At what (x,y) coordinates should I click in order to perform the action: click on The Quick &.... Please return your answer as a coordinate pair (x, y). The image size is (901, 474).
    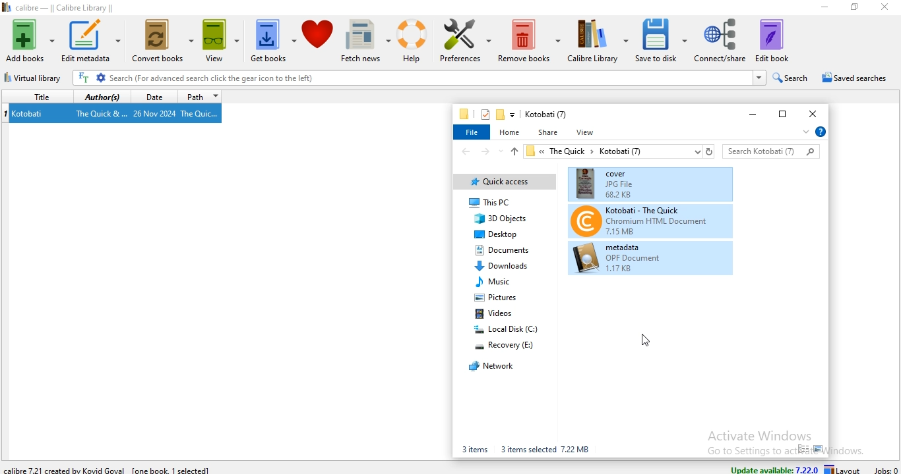
    Looking at the image, I should click on (100, 114).